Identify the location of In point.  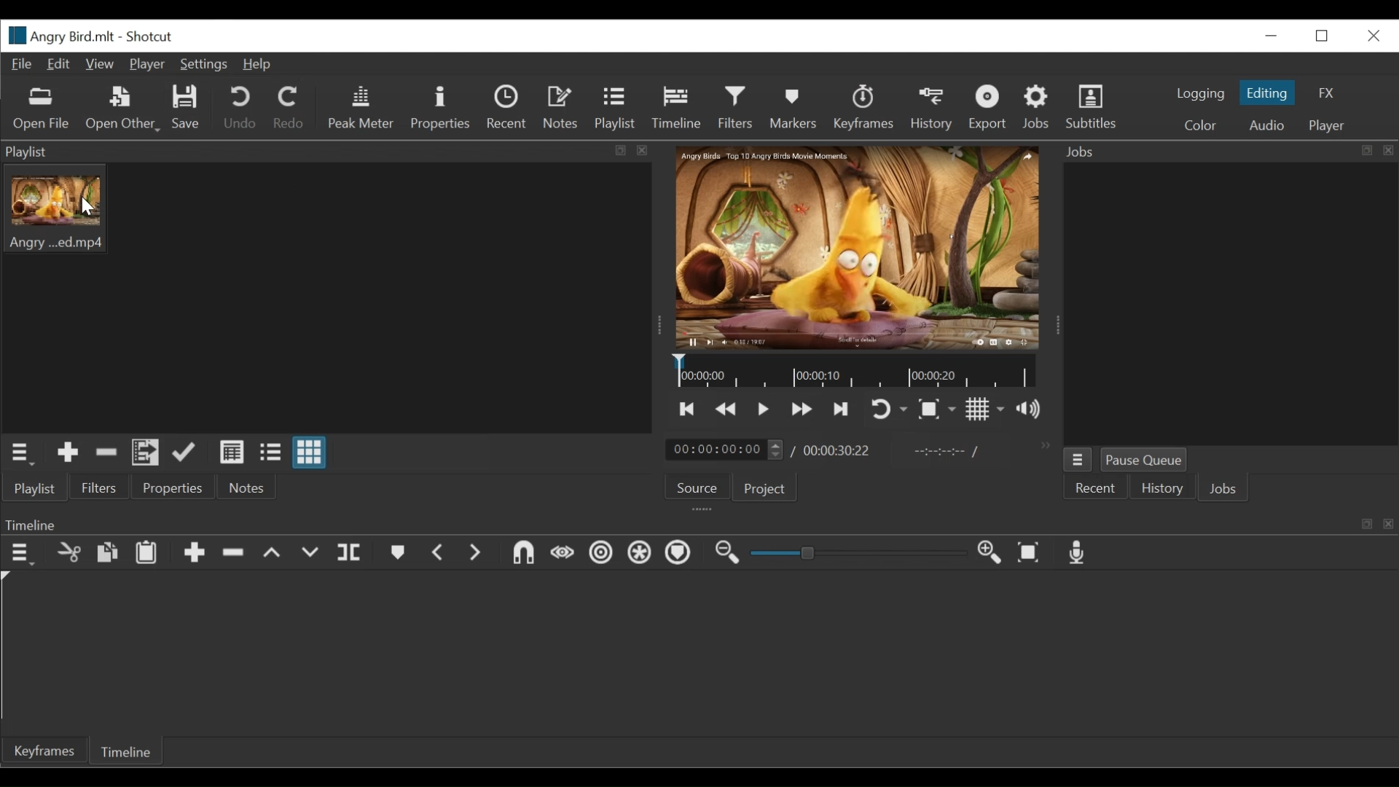
(945, 452).